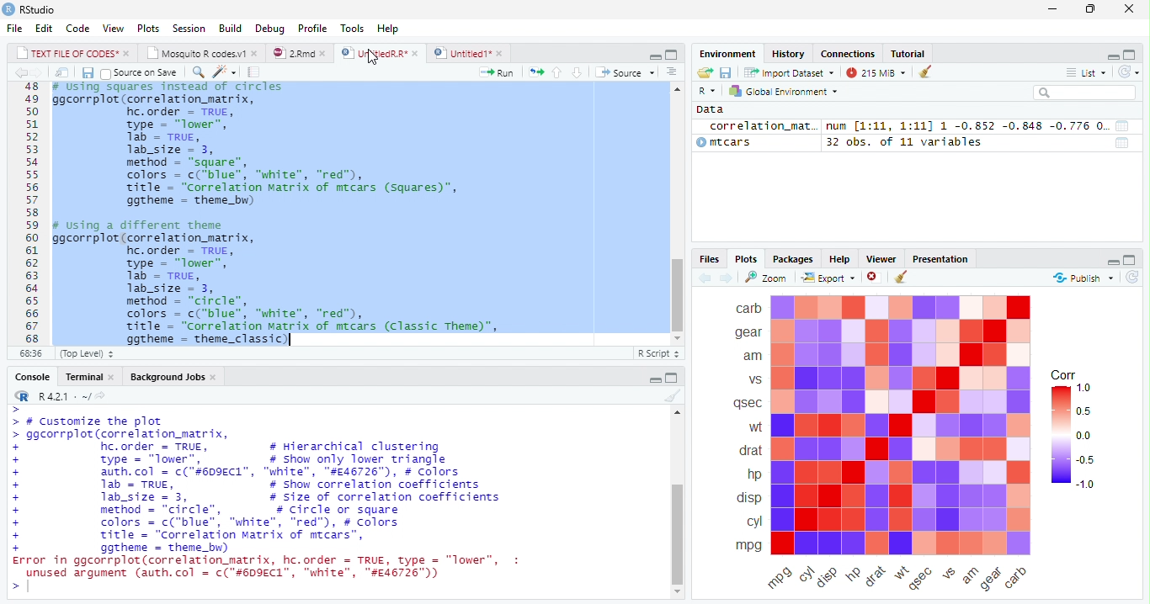 This screenshot has width=1150, height=604. Describe the element at coordinates (849, 54) in the screenshot. I see `connections` at that location.